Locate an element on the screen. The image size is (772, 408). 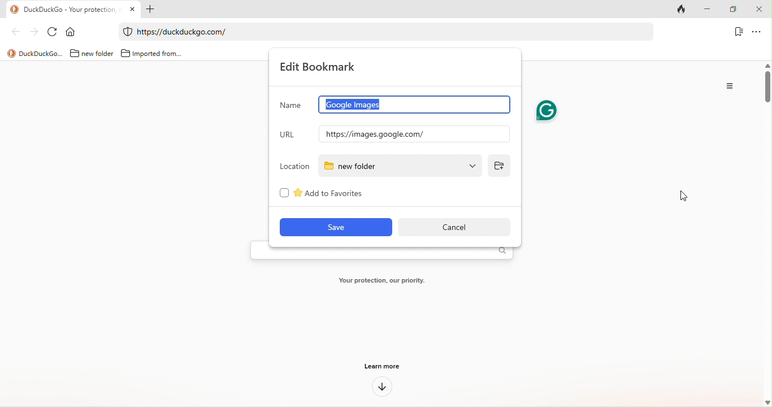
option is located at coordinates (728, 88).